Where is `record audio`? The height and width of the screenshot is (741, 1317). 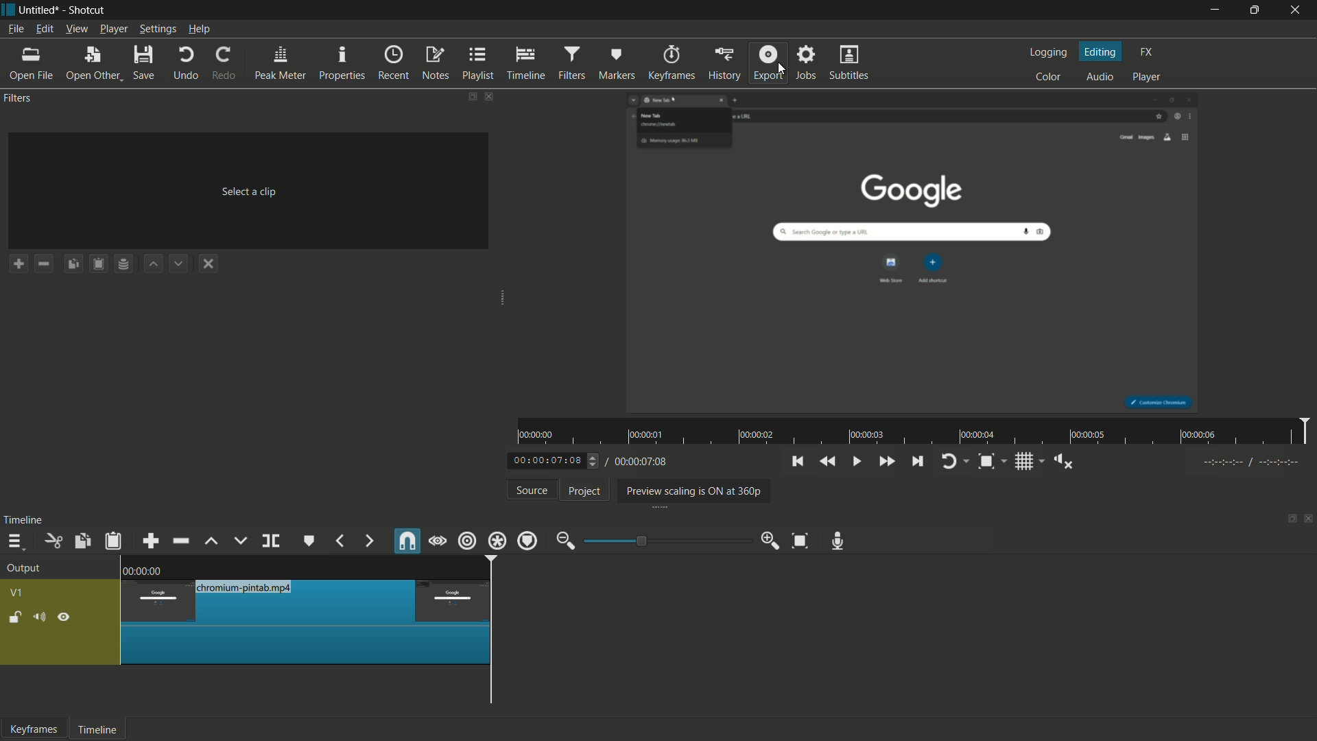
record audio is located at coordinates (838, 542).